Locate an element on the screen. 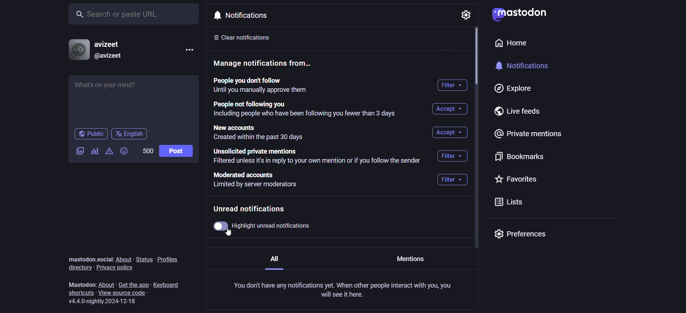 The width and height of the screenshot is (686, 313). add poll is located at coordinates (95, 151).